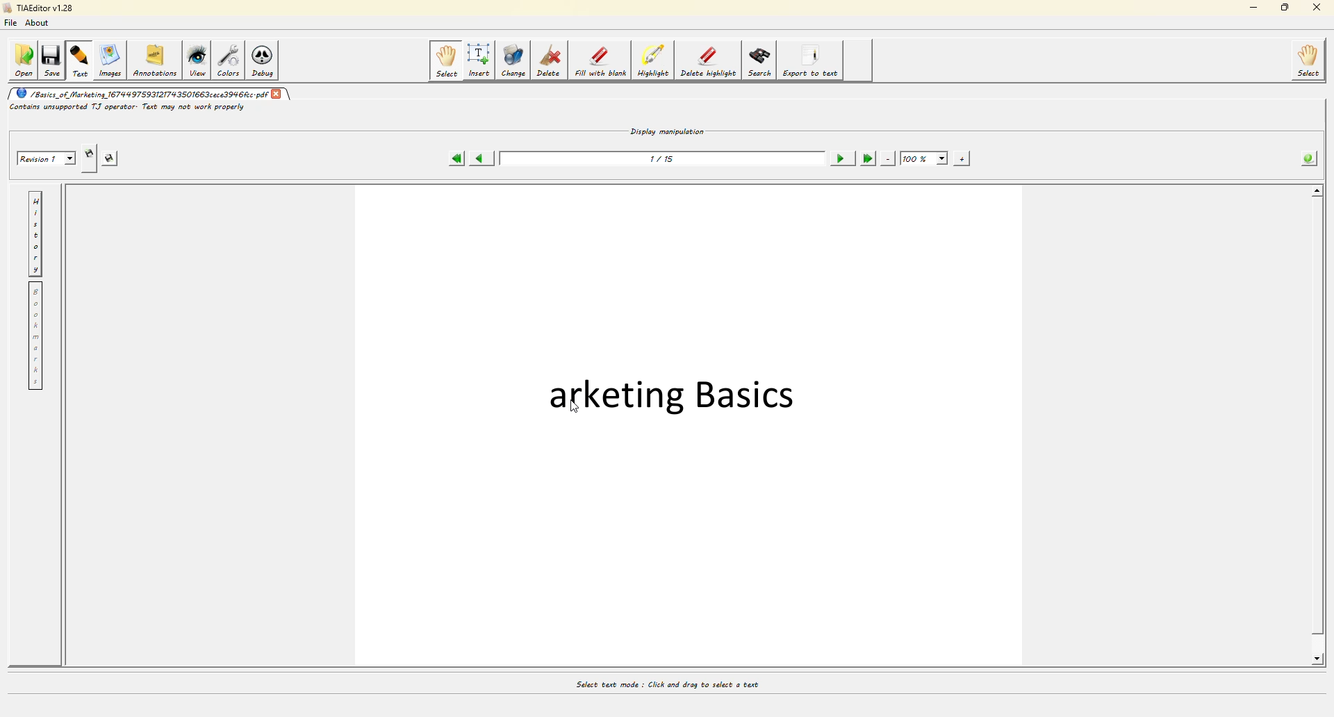 The image size is (1334, 717). What do you see at coordinates (666, 682) in the screenshot?
I see `select text mode` at bounding box center [666, 682].